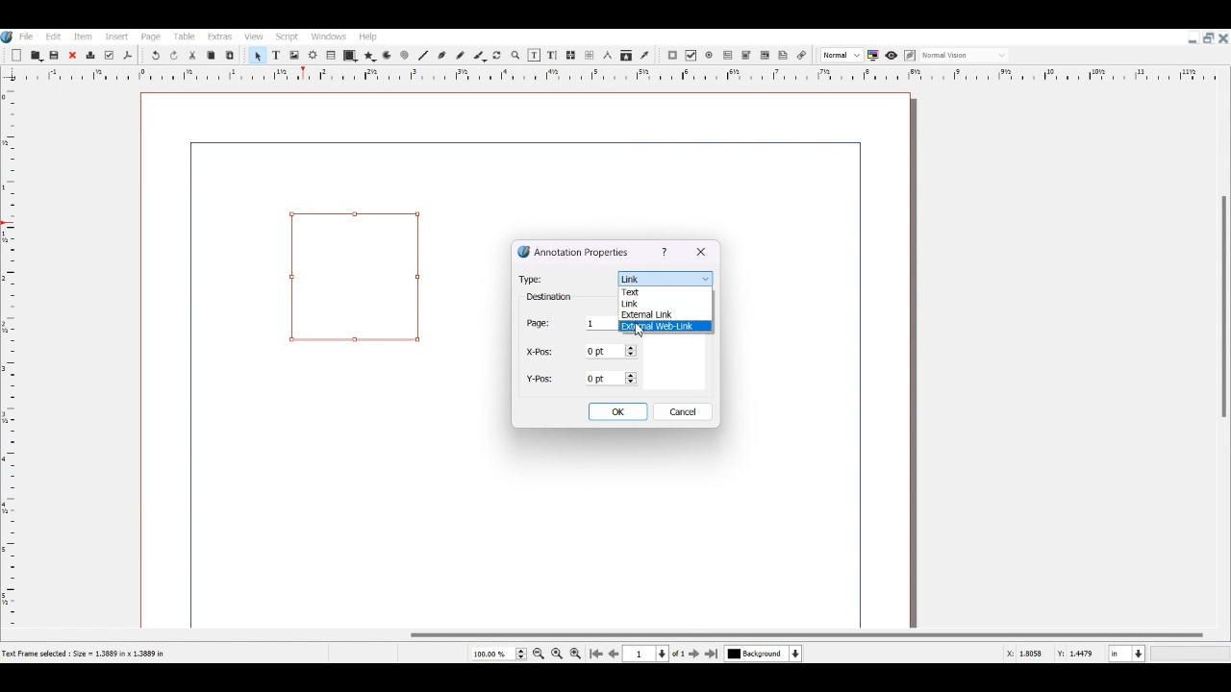 The image size is (1231, 692). What do you see at coordinates (607, 56) in the screenshot?
I see `Measurements` at bounding box center [607, 56].